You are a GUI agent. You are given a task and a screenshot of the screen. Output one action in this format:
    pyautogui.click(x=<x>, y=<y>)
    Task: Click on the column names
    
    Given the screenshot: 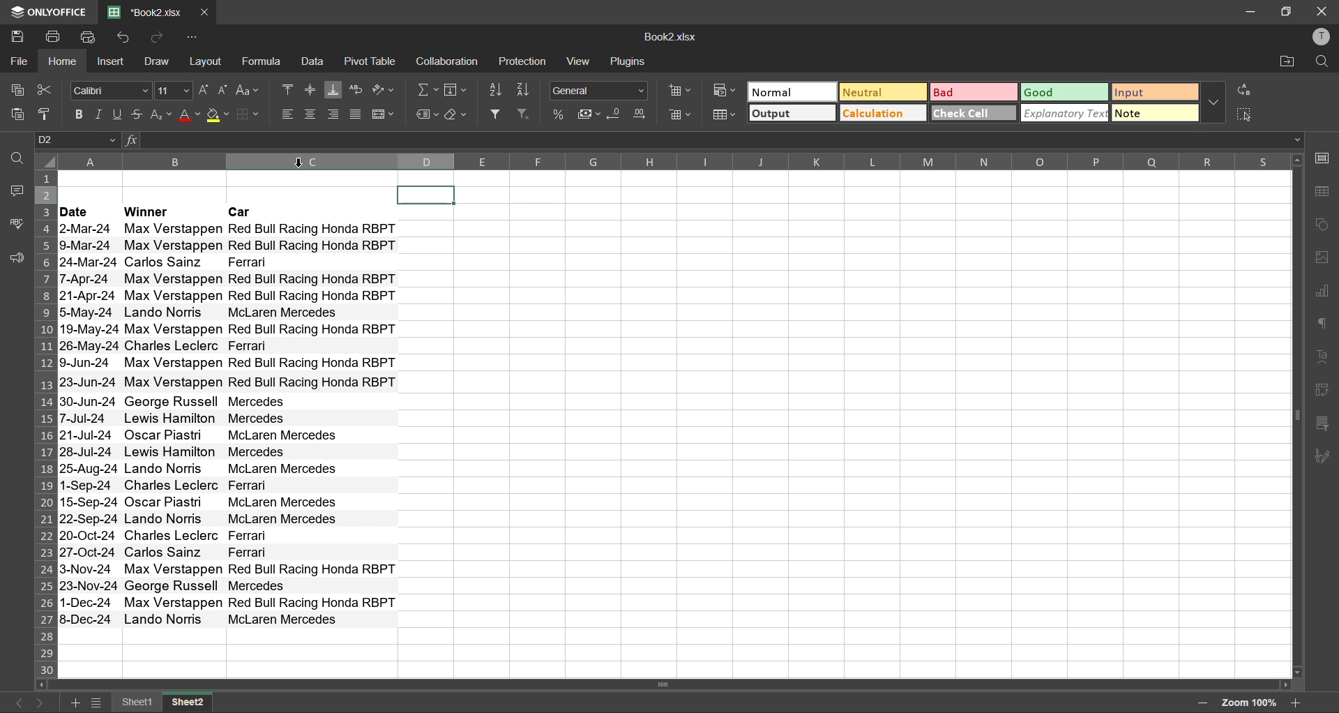 What is the action you would take?
    pyautogui.click(x=671, y=161)
    